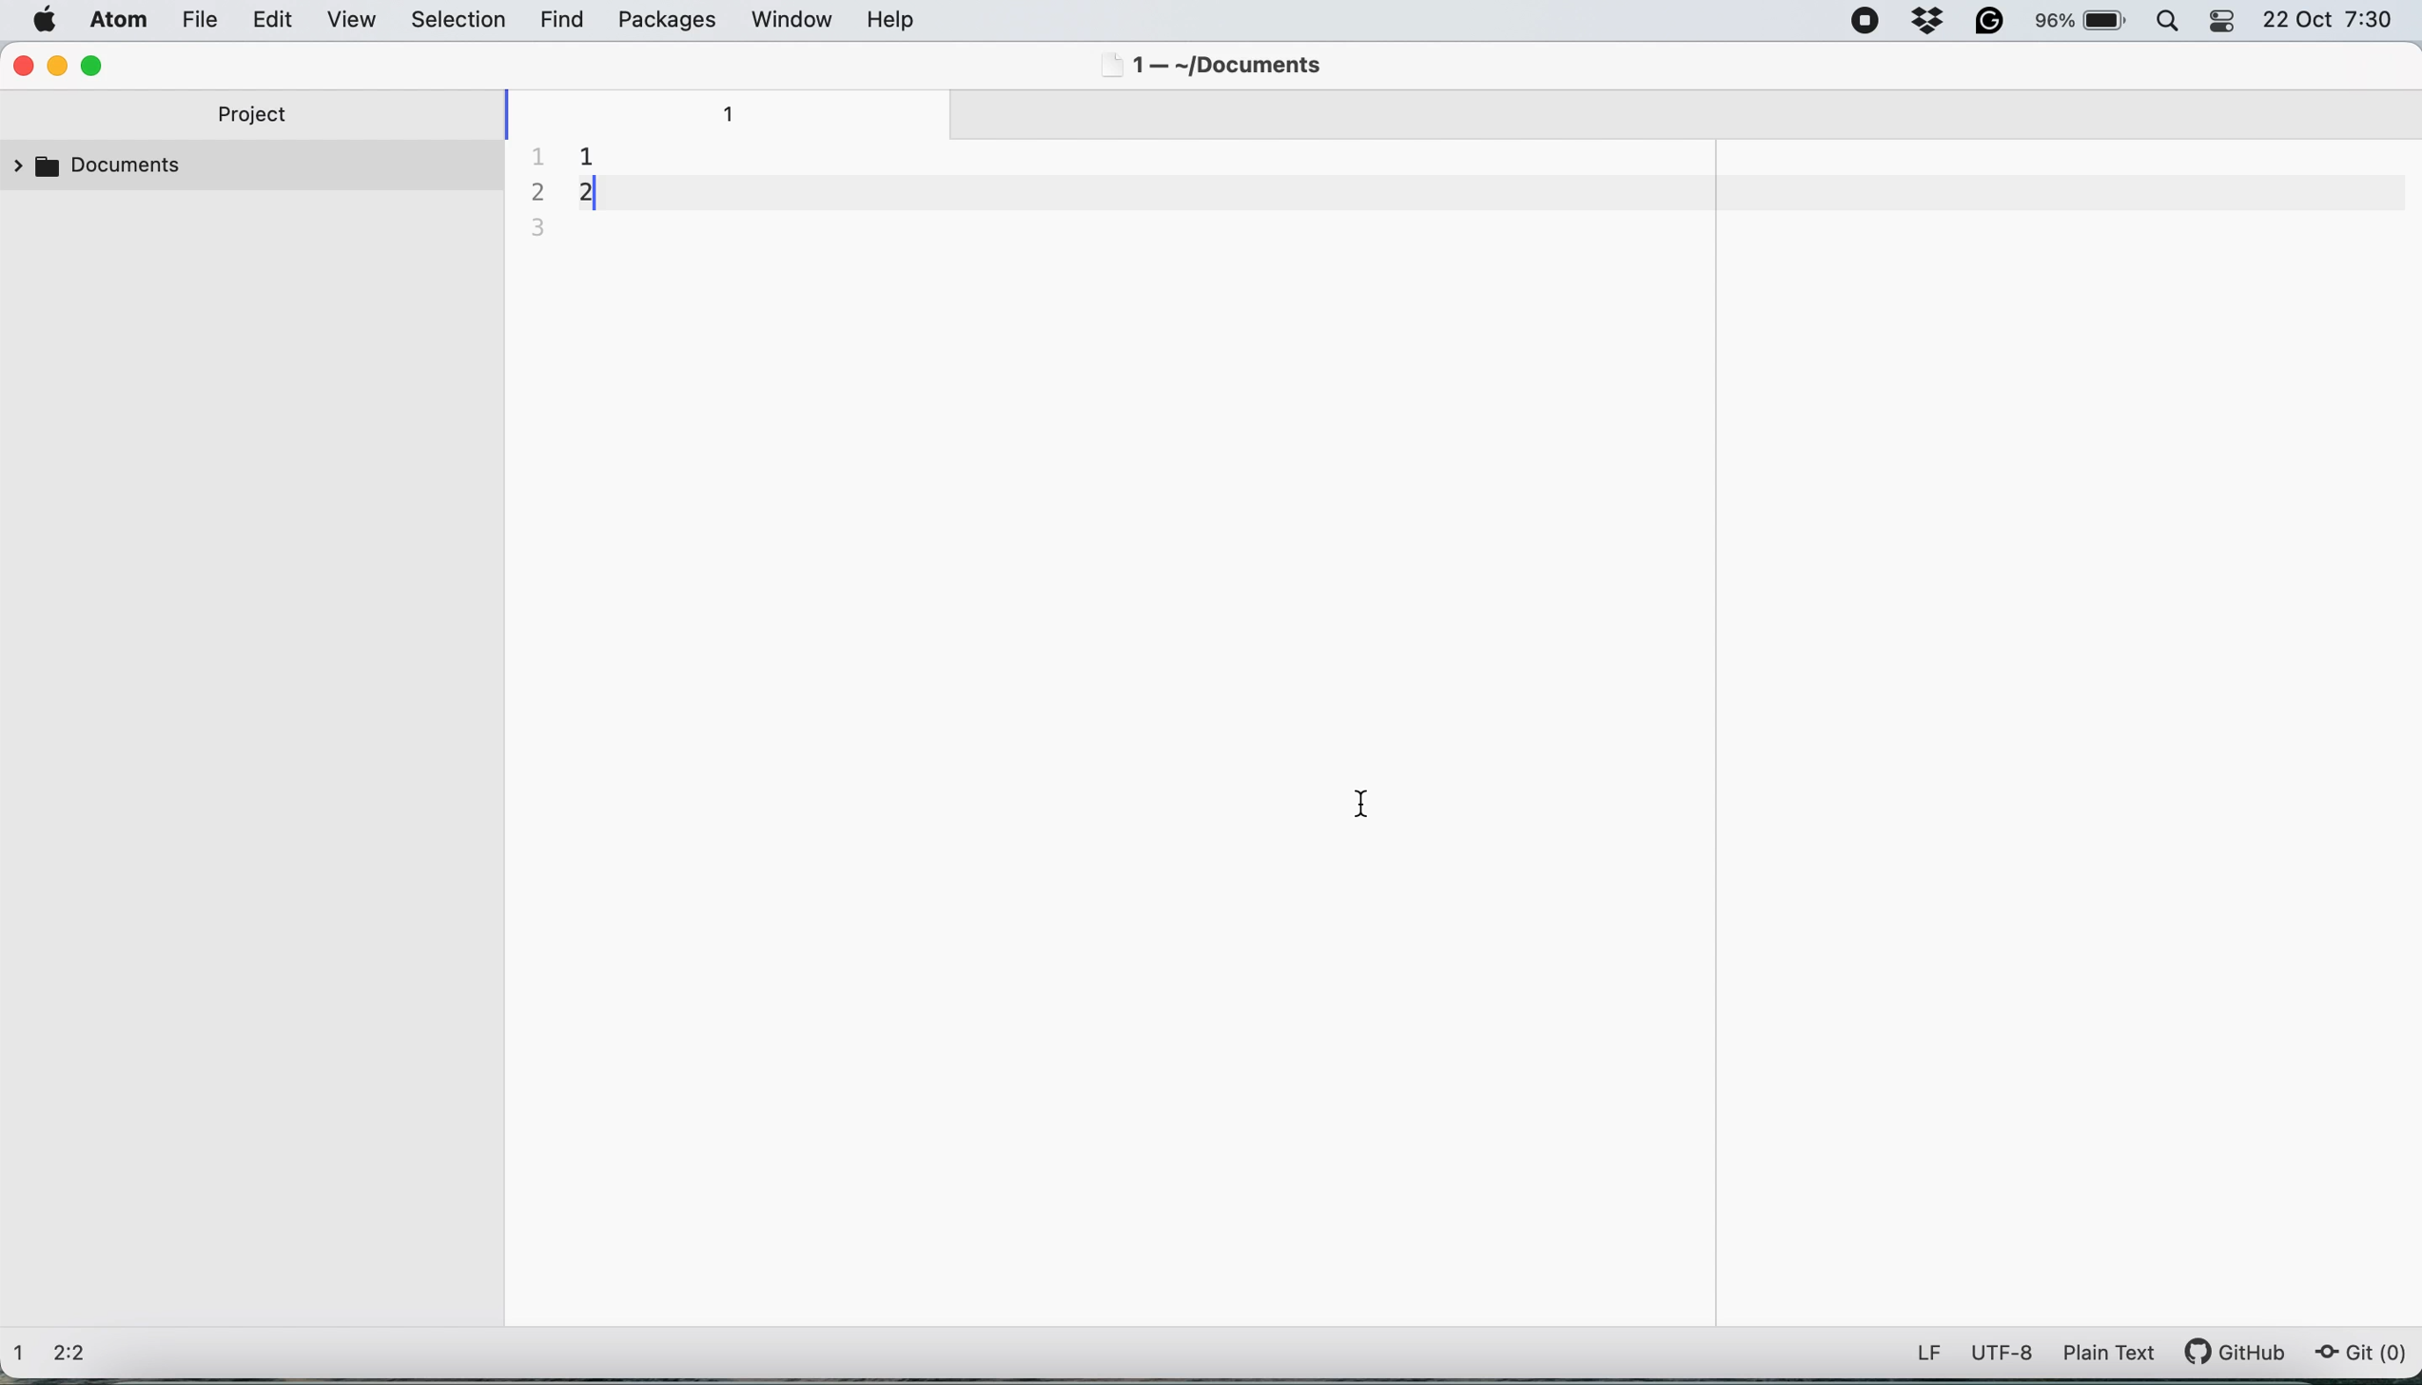 Image resolution: width=2422 pixels, height=1385 pixels. Describe the element at coordinates (462, 18) in the screenshot. I see `selection` at that location.